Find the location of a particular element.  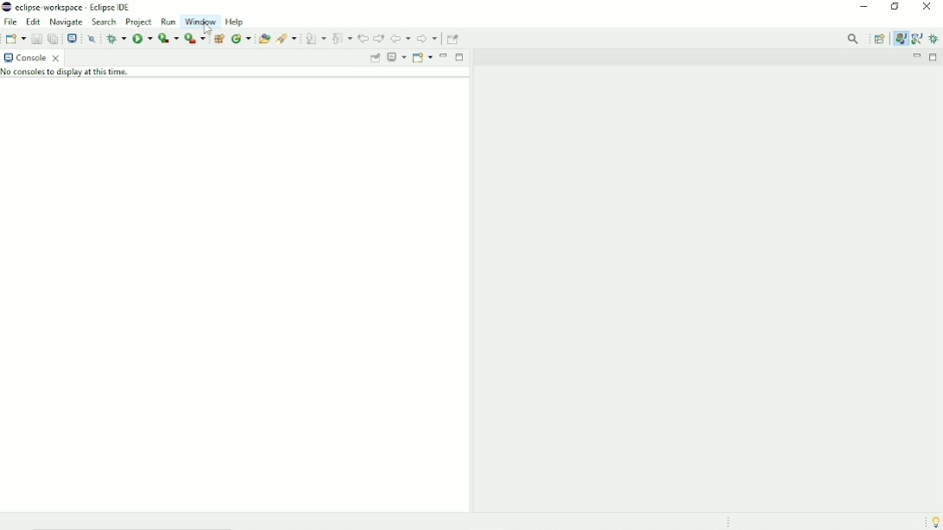

Debug is located at coordinates (116, 38).